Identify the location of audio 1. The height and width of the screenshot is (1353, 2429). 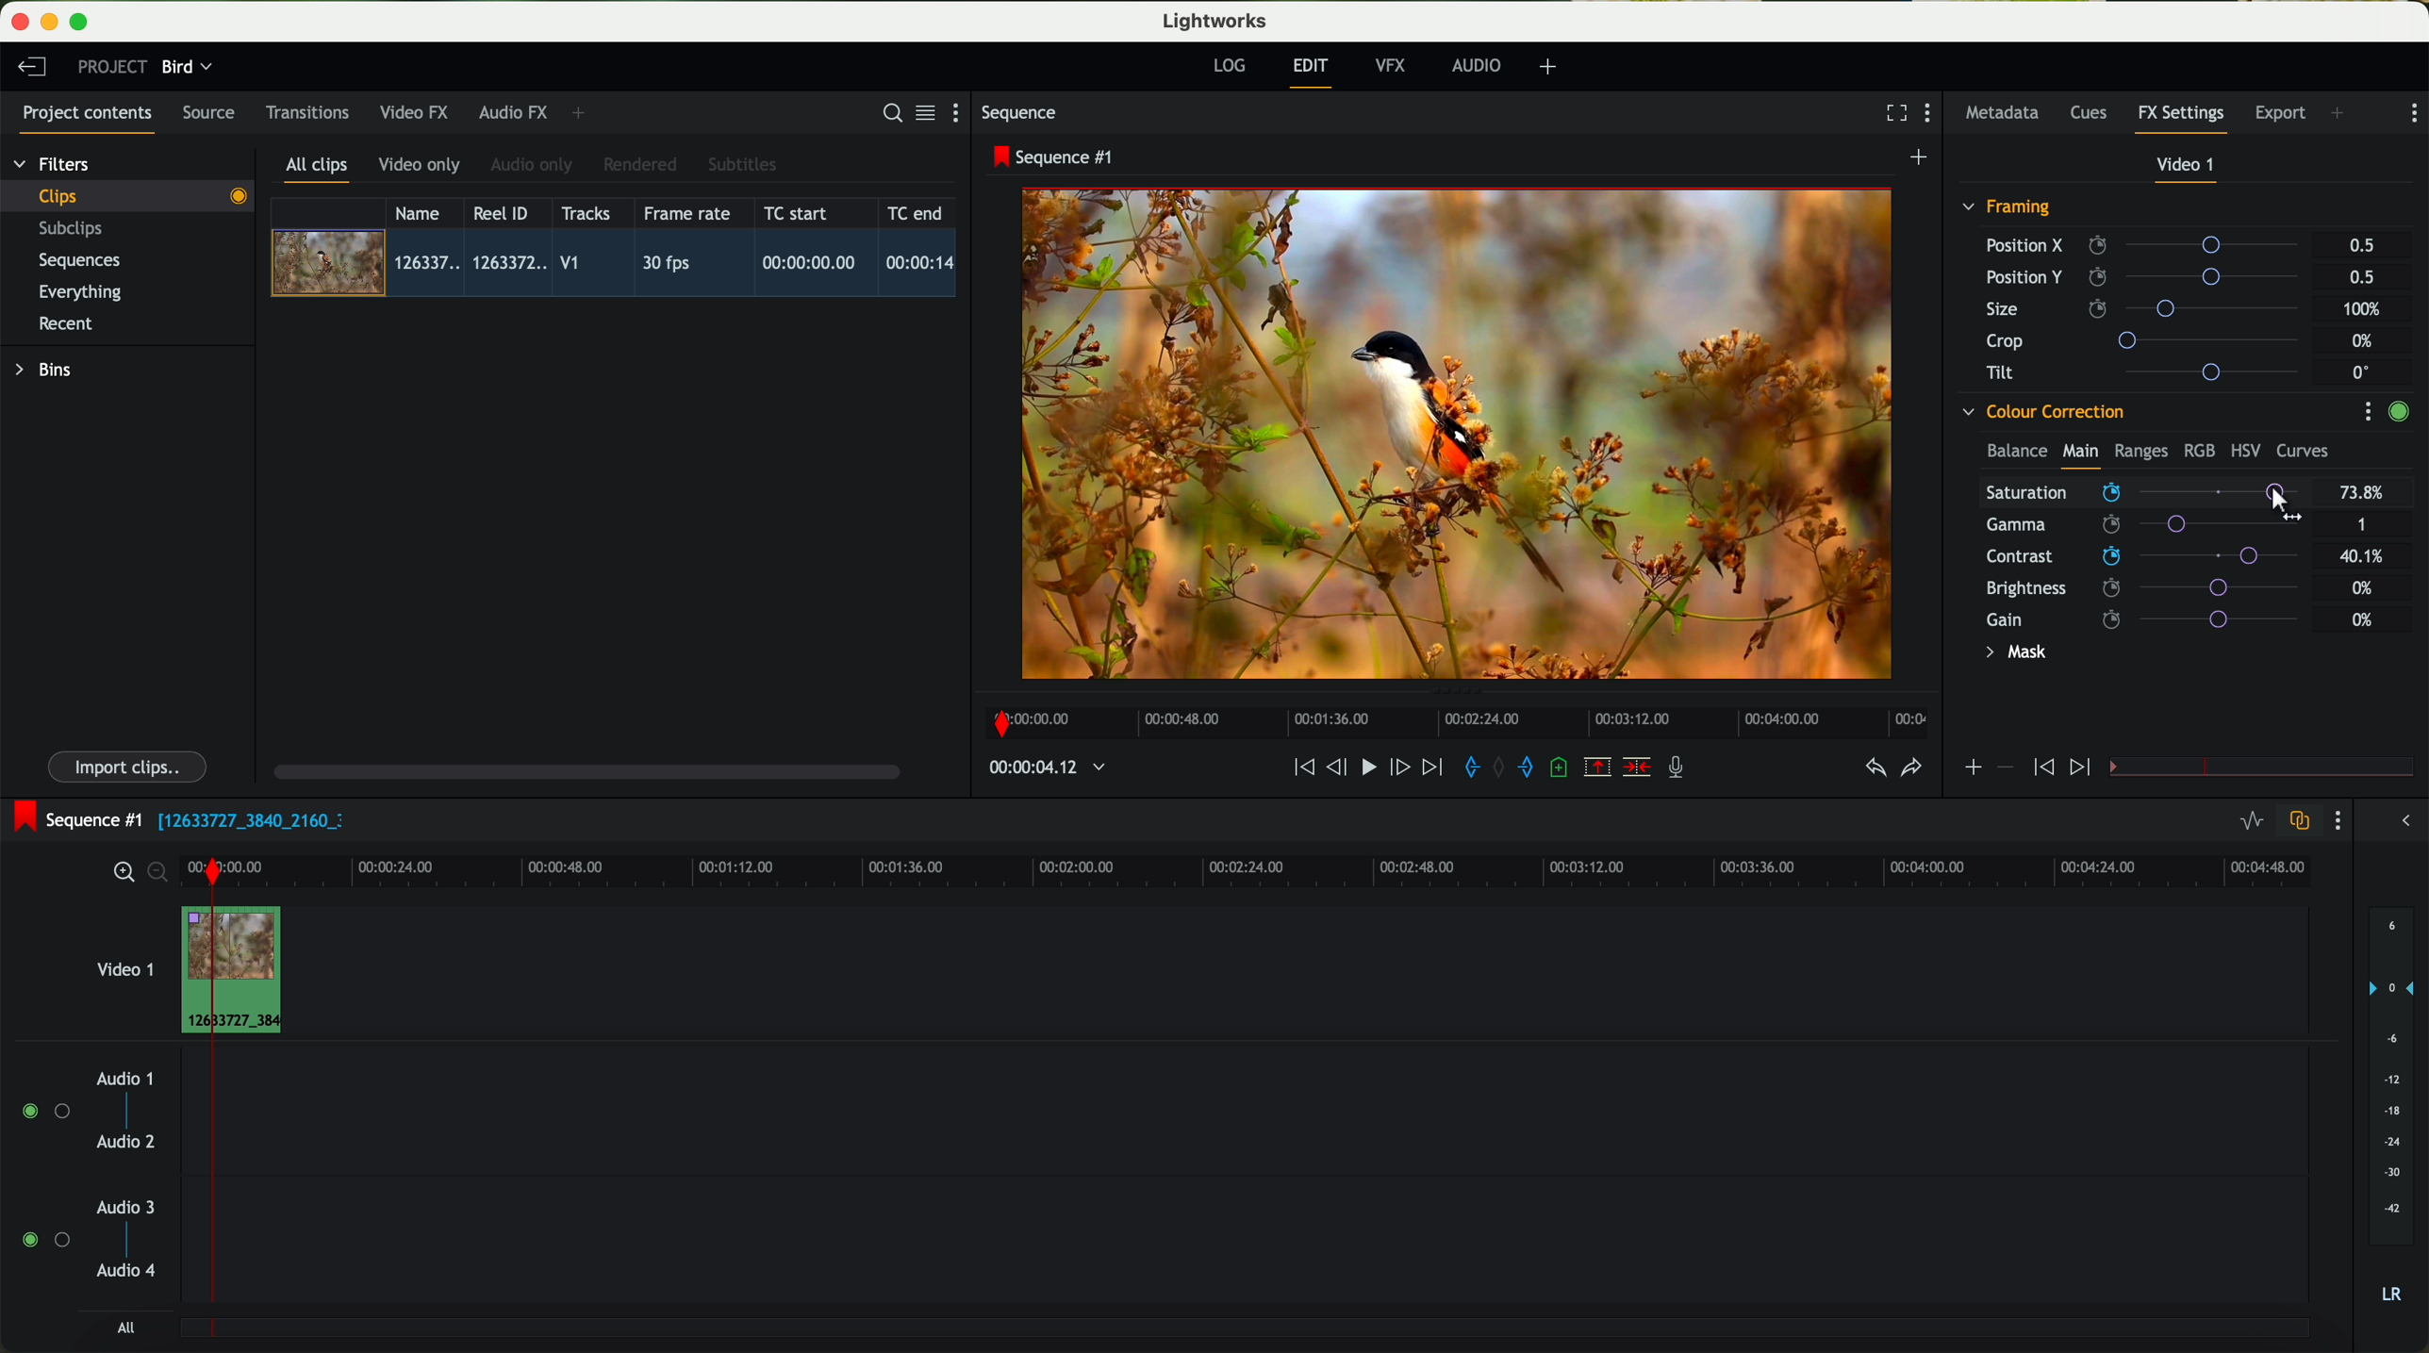
(125, 1078).